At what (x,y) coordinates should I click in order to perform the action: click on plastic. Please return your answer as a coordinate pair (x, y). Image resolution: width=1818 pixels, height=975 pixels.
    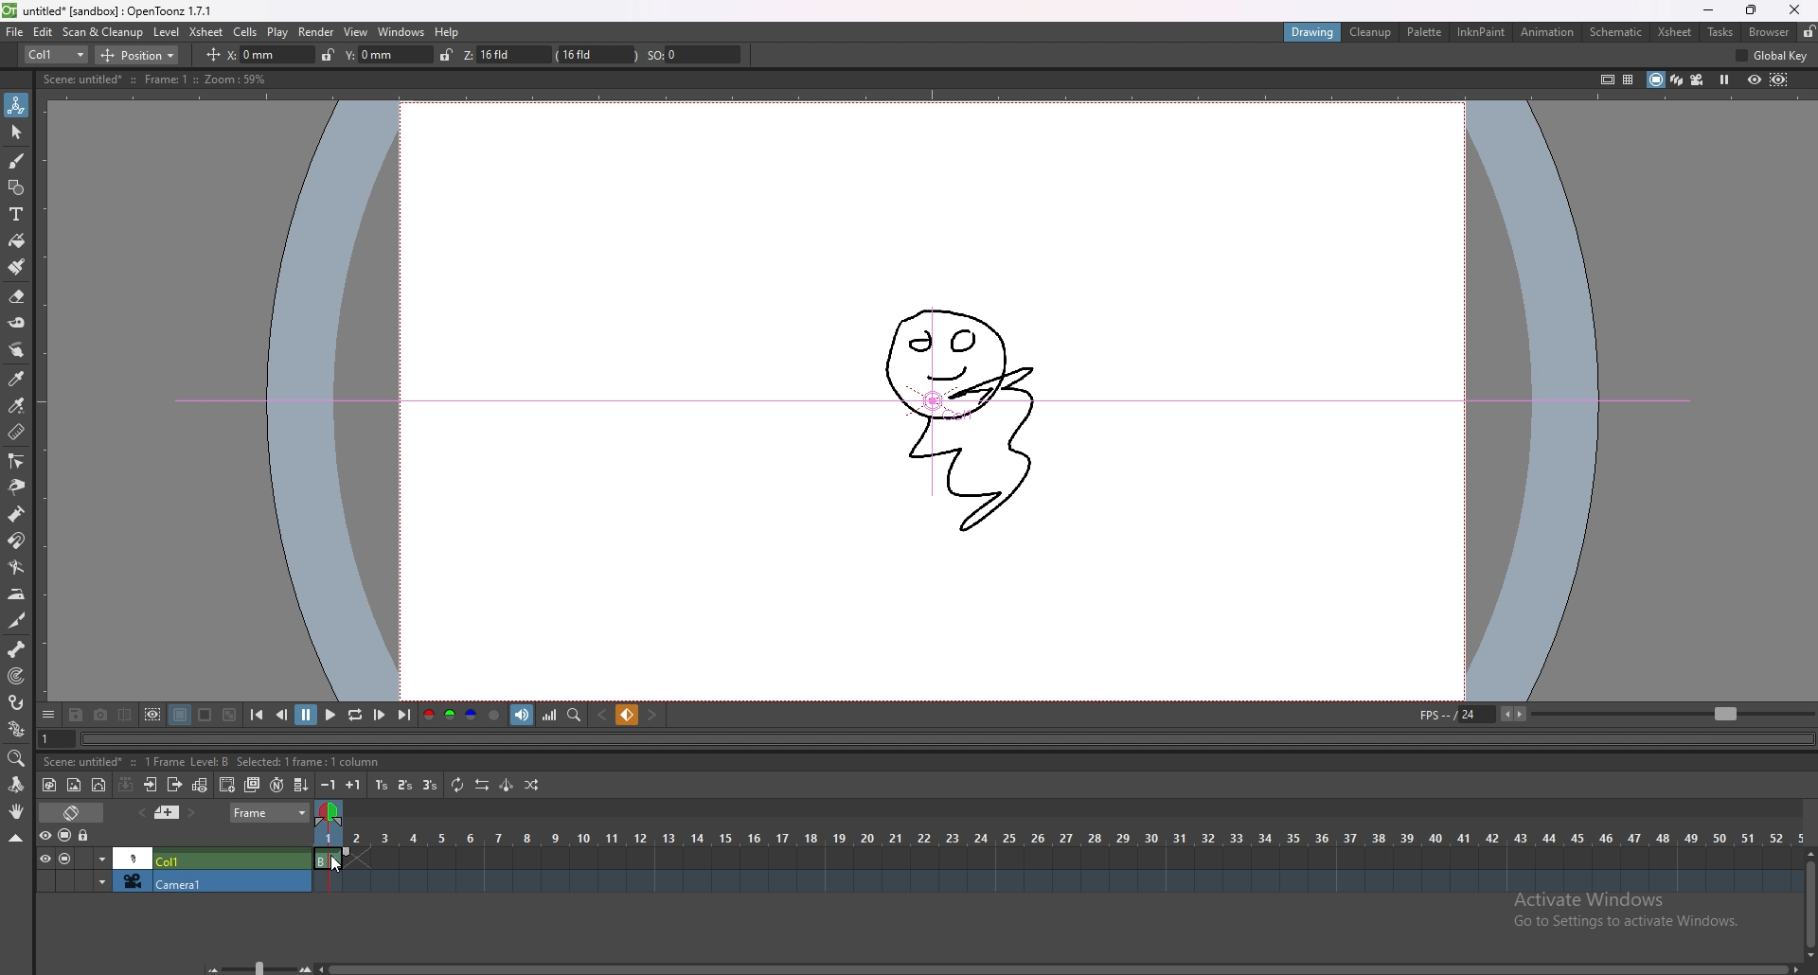
    Looking at the image, I should click on (17, 728).